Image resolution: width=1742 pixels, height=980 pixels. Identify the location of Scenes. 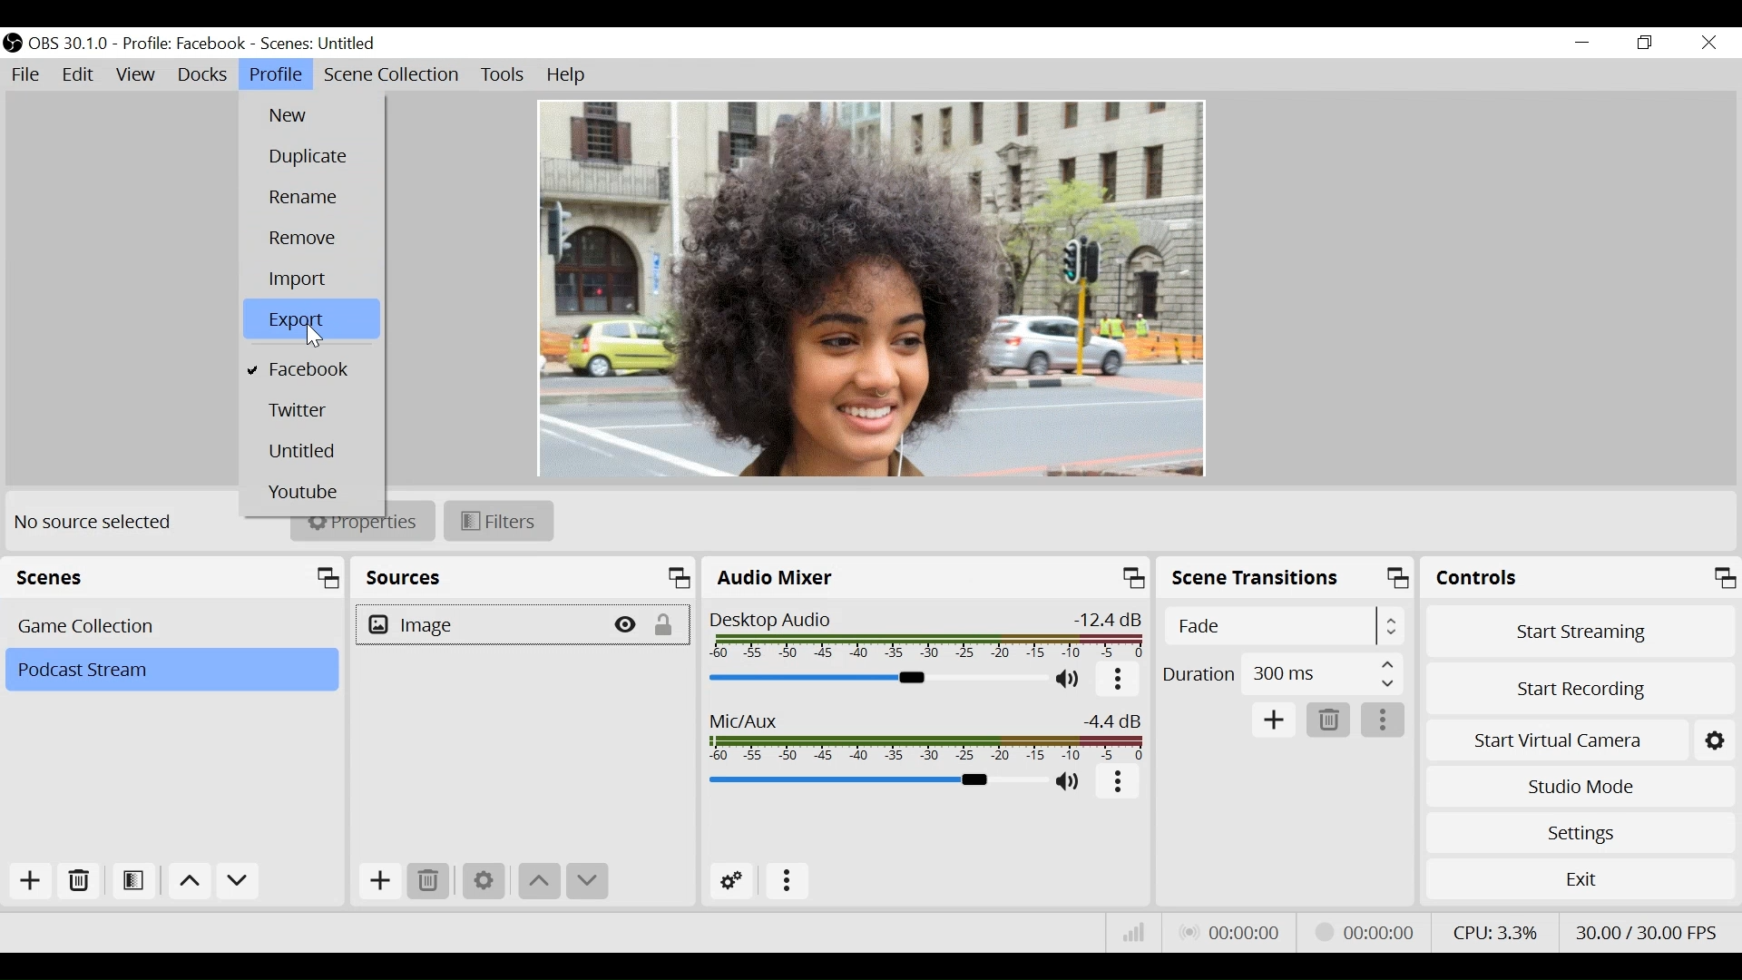
(173, 577).